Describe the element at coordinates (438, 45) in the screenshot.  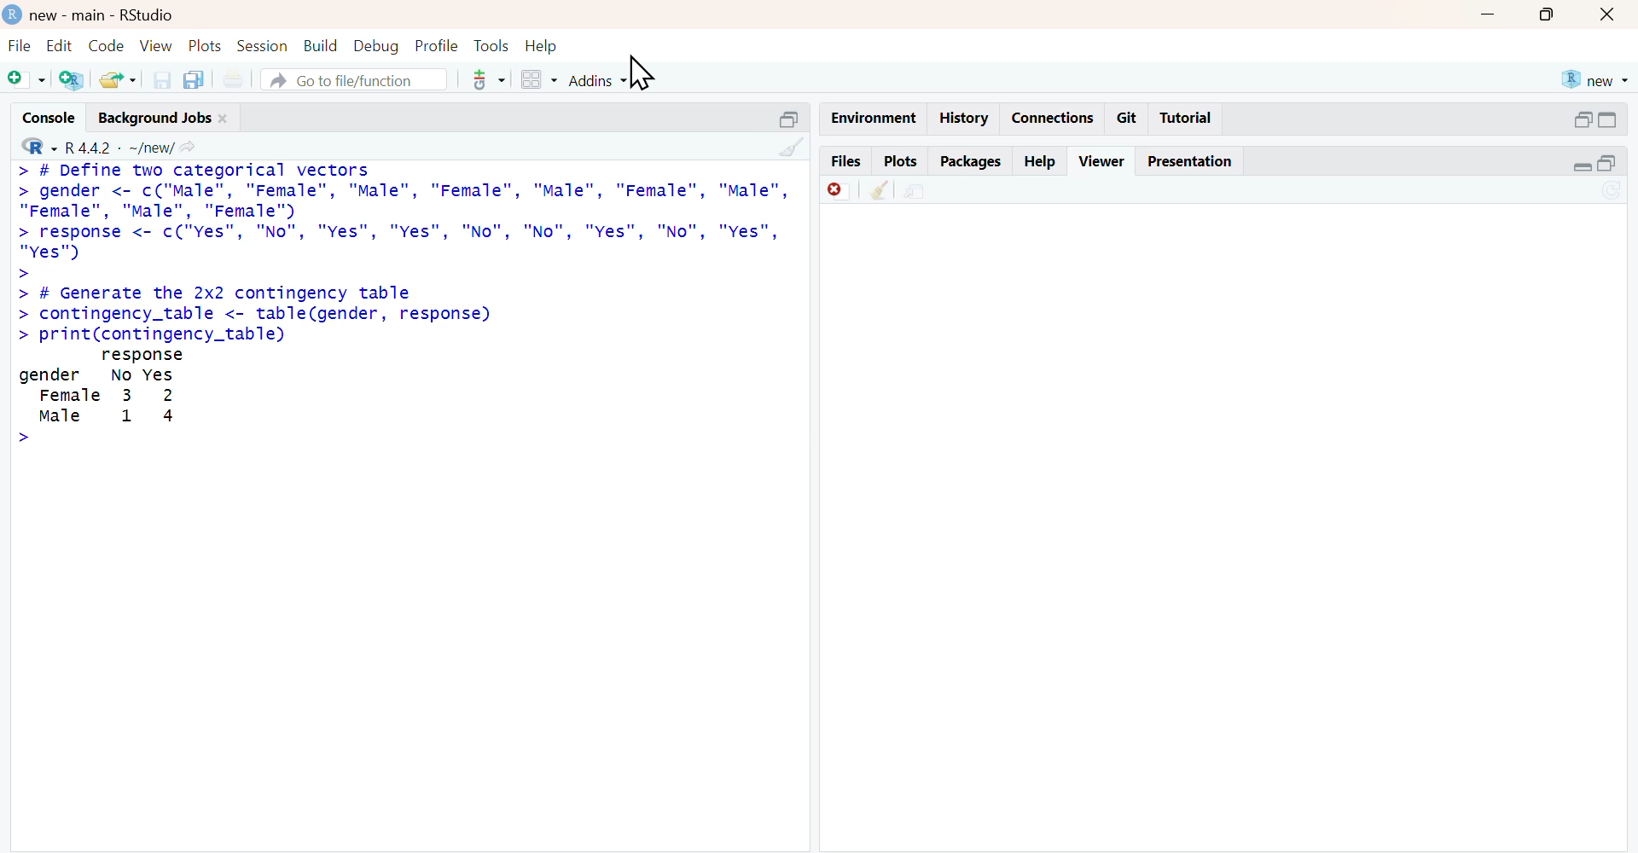
I see `profile` at that location.